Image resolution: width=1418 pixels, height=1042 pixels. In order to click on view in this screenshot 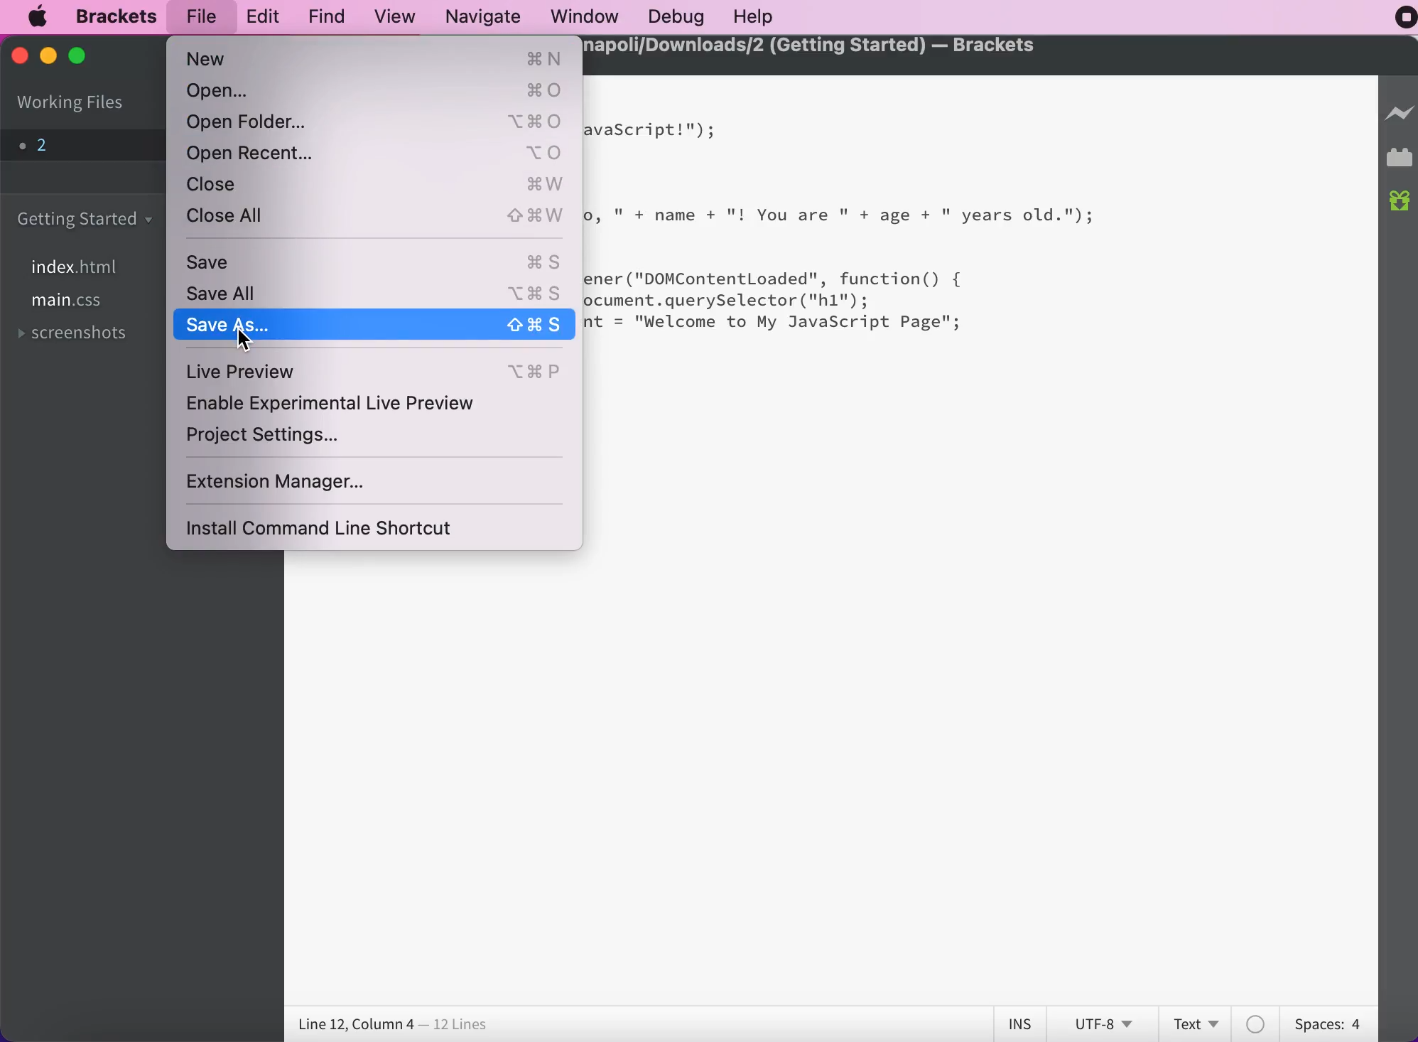, I will do `click(391, 15)`.